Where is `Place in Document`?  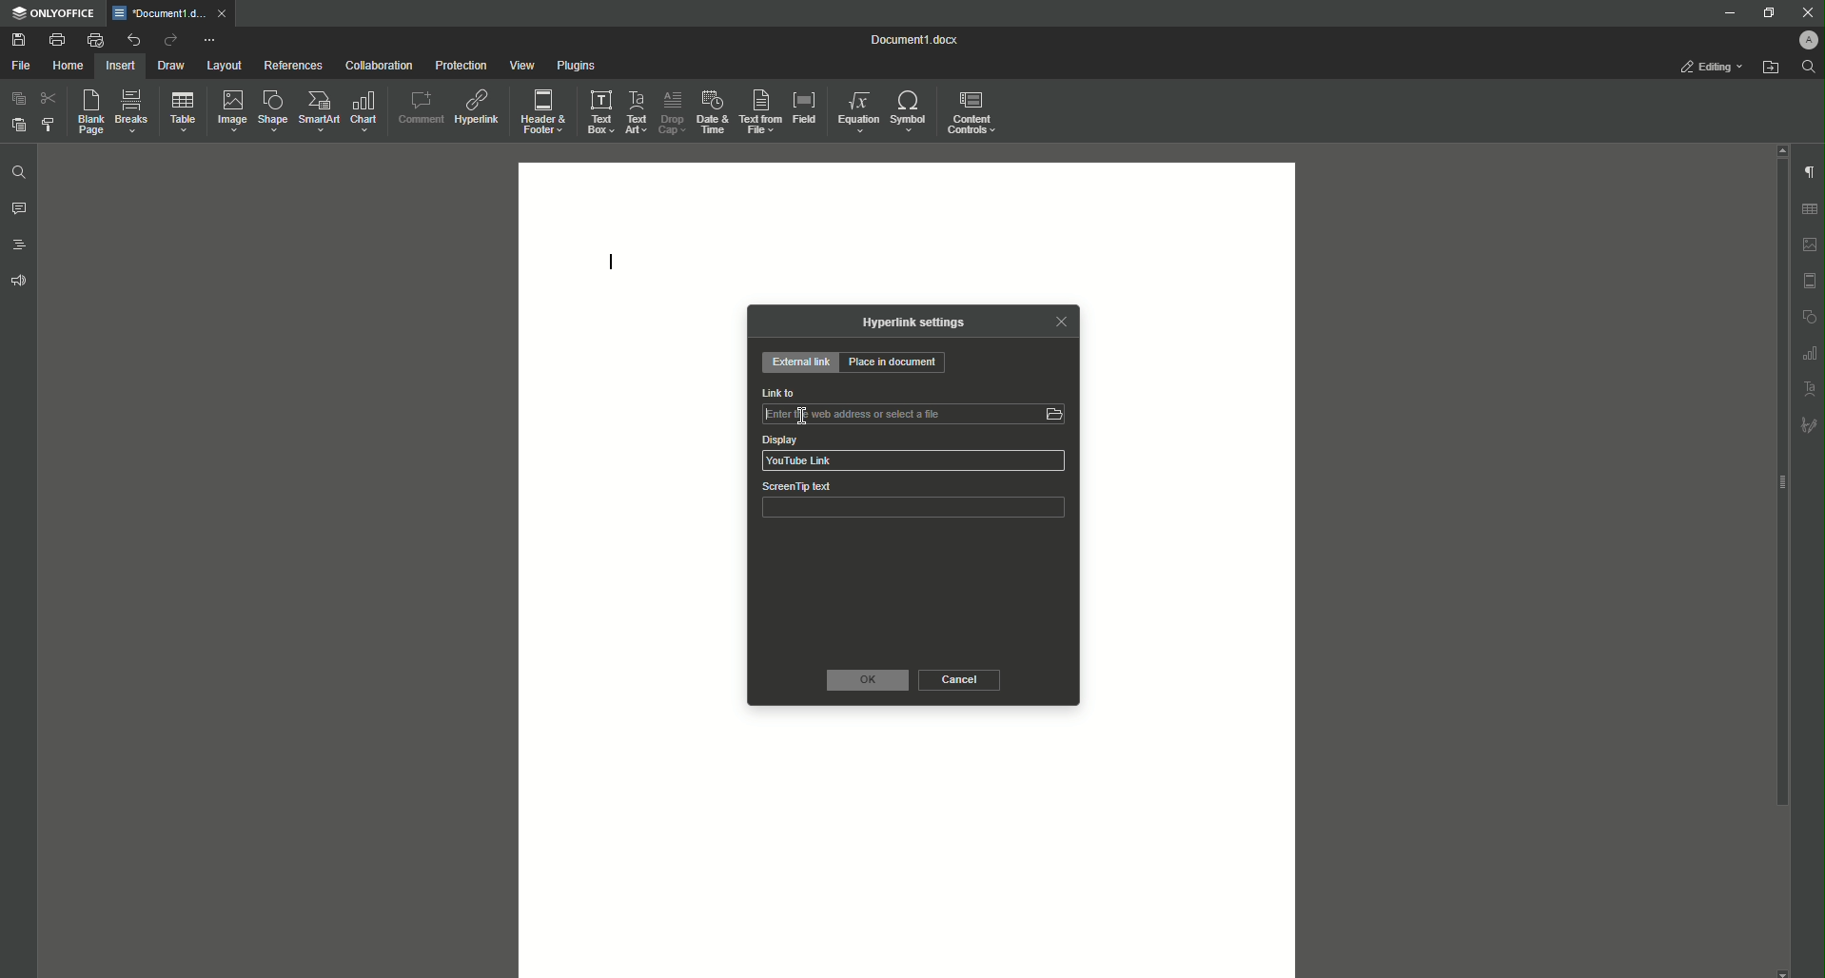
Place in Document is located at coordinates (900, 363).